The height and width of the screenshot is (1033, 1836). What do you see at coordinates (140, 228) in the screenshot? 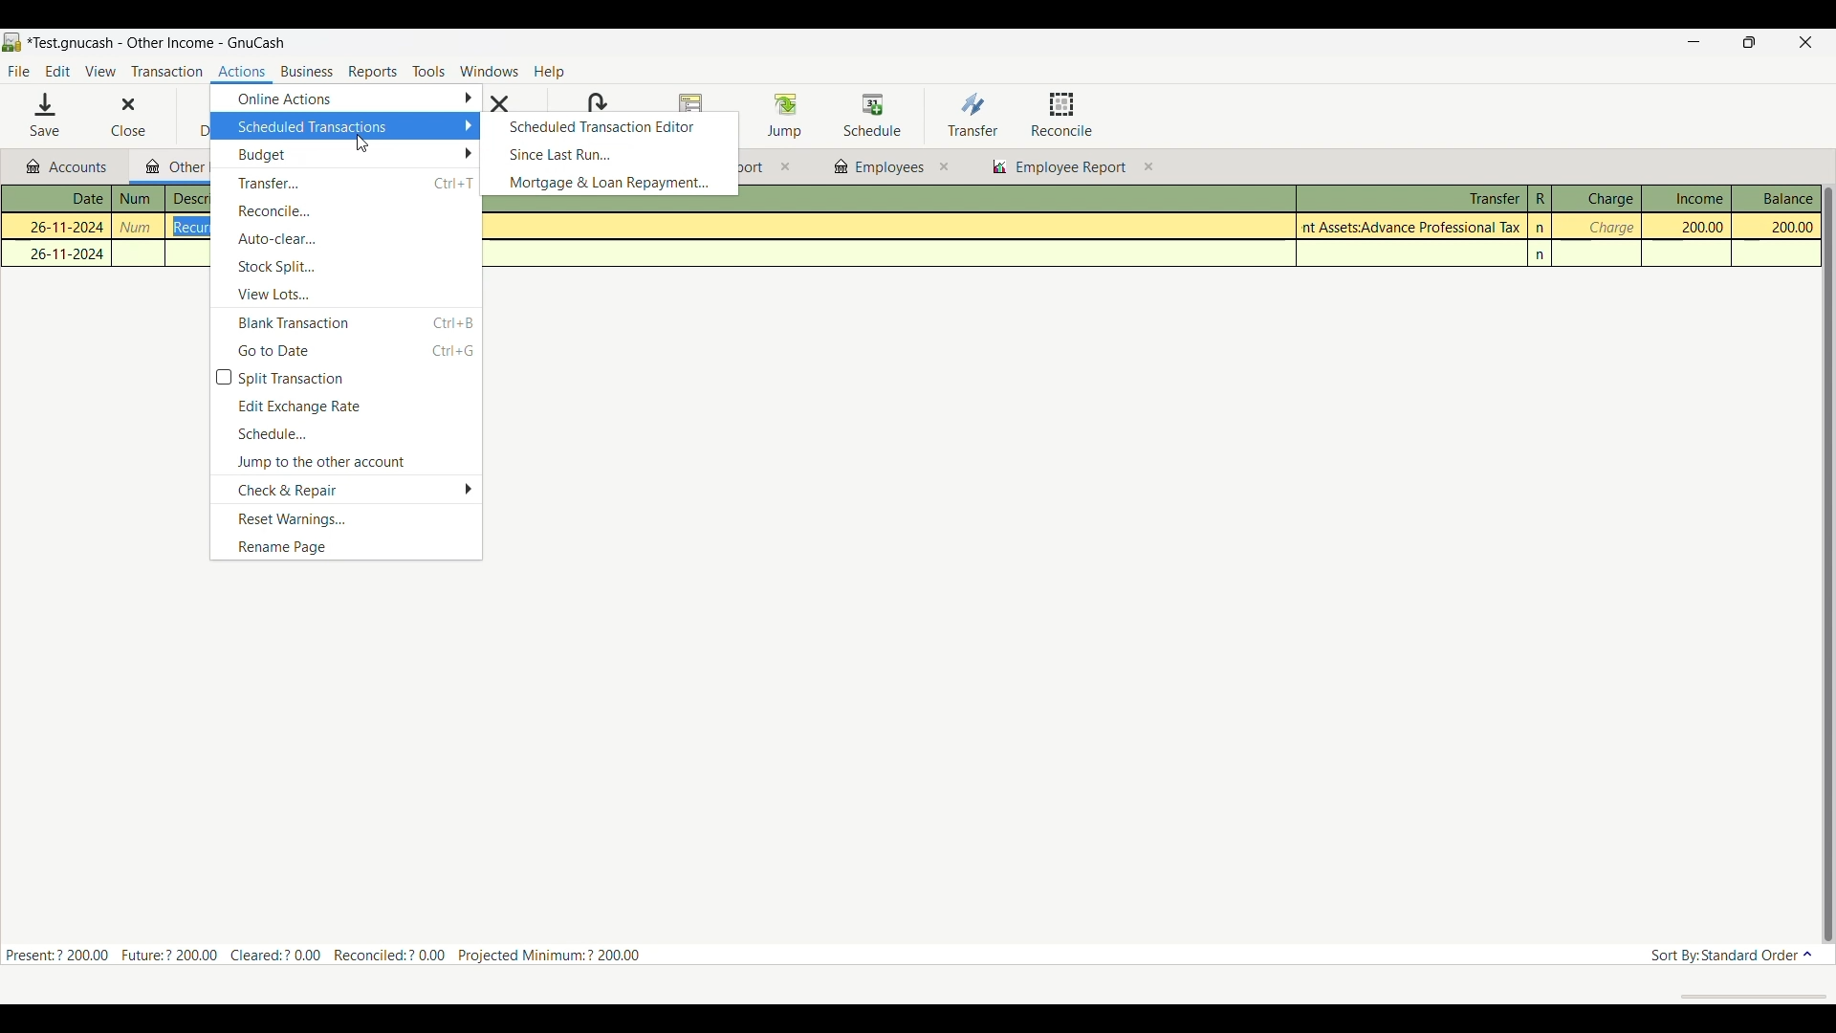
I see `num` at bounding box center [140, 228].